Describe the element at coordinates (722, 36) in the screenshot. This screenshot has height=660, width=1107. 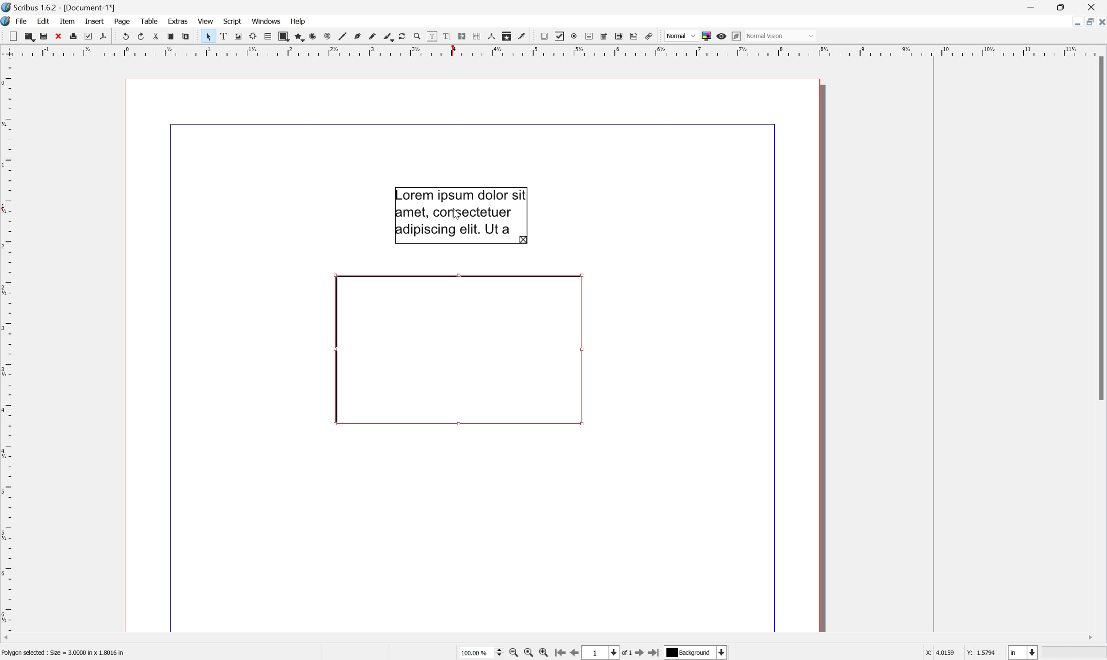
I see `Preview` at that location.